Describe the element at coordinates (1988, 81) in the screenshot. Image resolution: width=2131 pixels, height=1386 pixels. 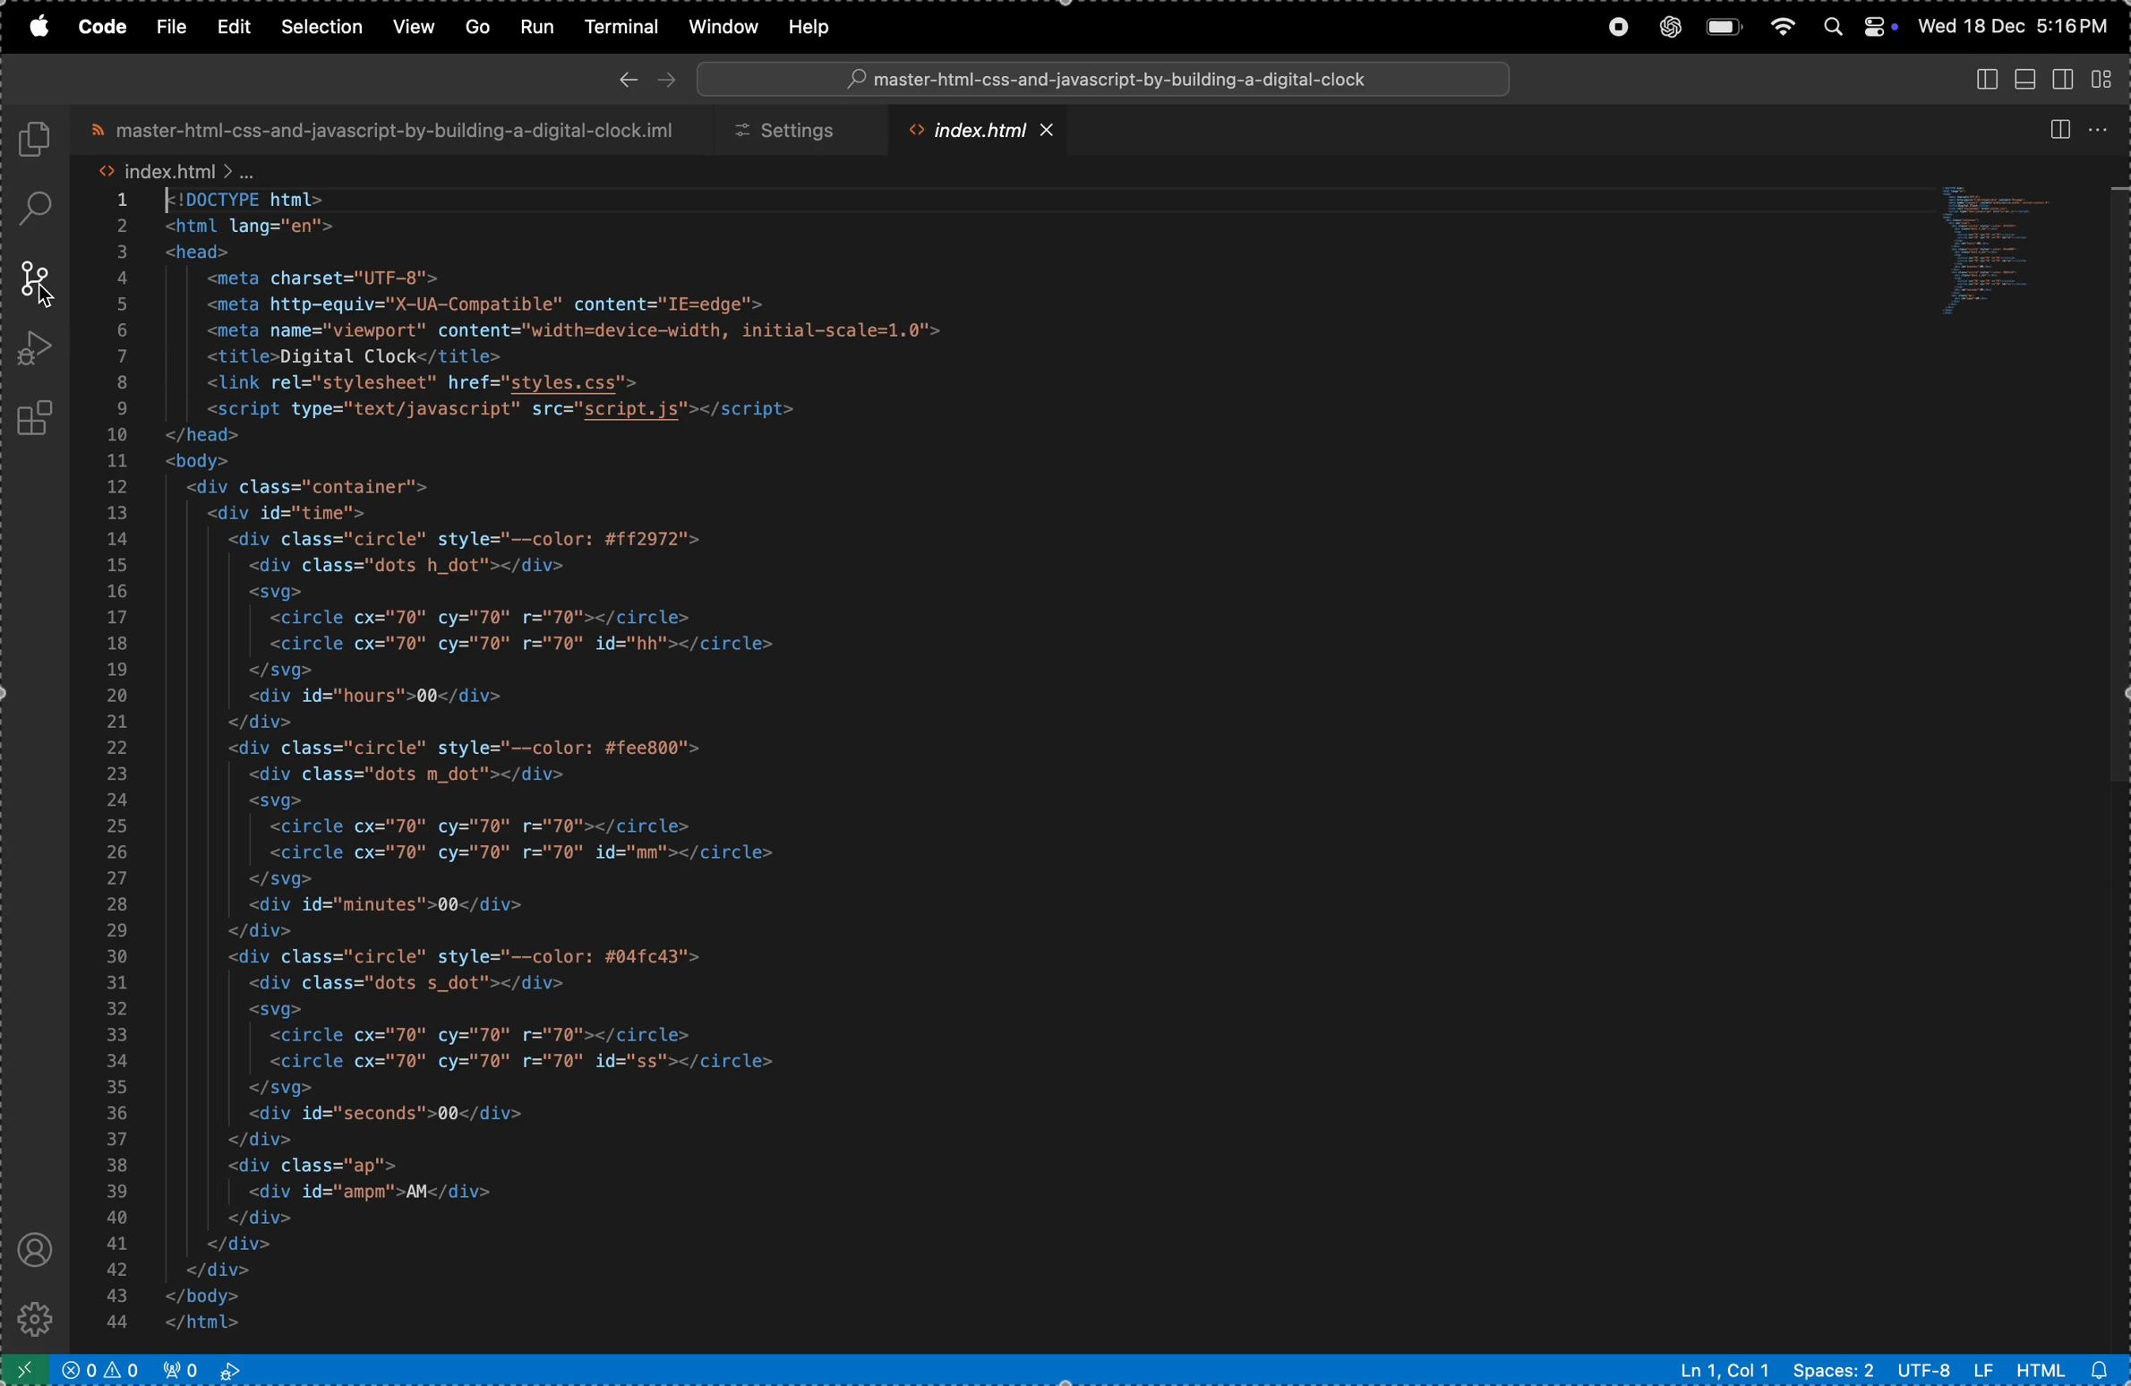
I see `primary side abar` at that location.